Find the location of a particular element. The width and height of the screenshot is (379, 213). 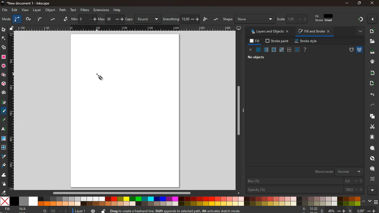

close is located at coordinates (373, 19).